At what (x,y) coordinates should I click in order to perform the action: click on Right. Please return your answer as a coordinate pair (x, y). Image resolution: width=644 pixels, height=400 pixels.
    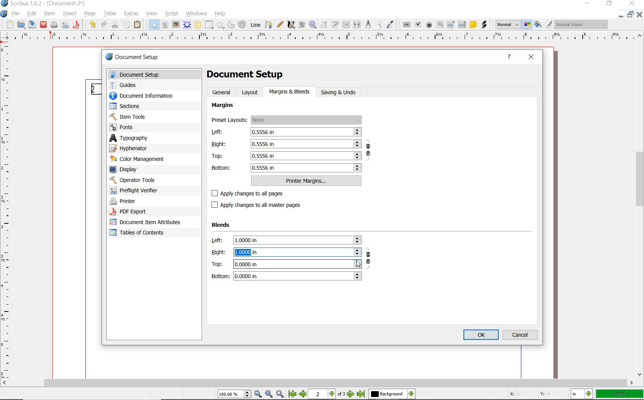
    Looking at the image, I should click on (286, 143).